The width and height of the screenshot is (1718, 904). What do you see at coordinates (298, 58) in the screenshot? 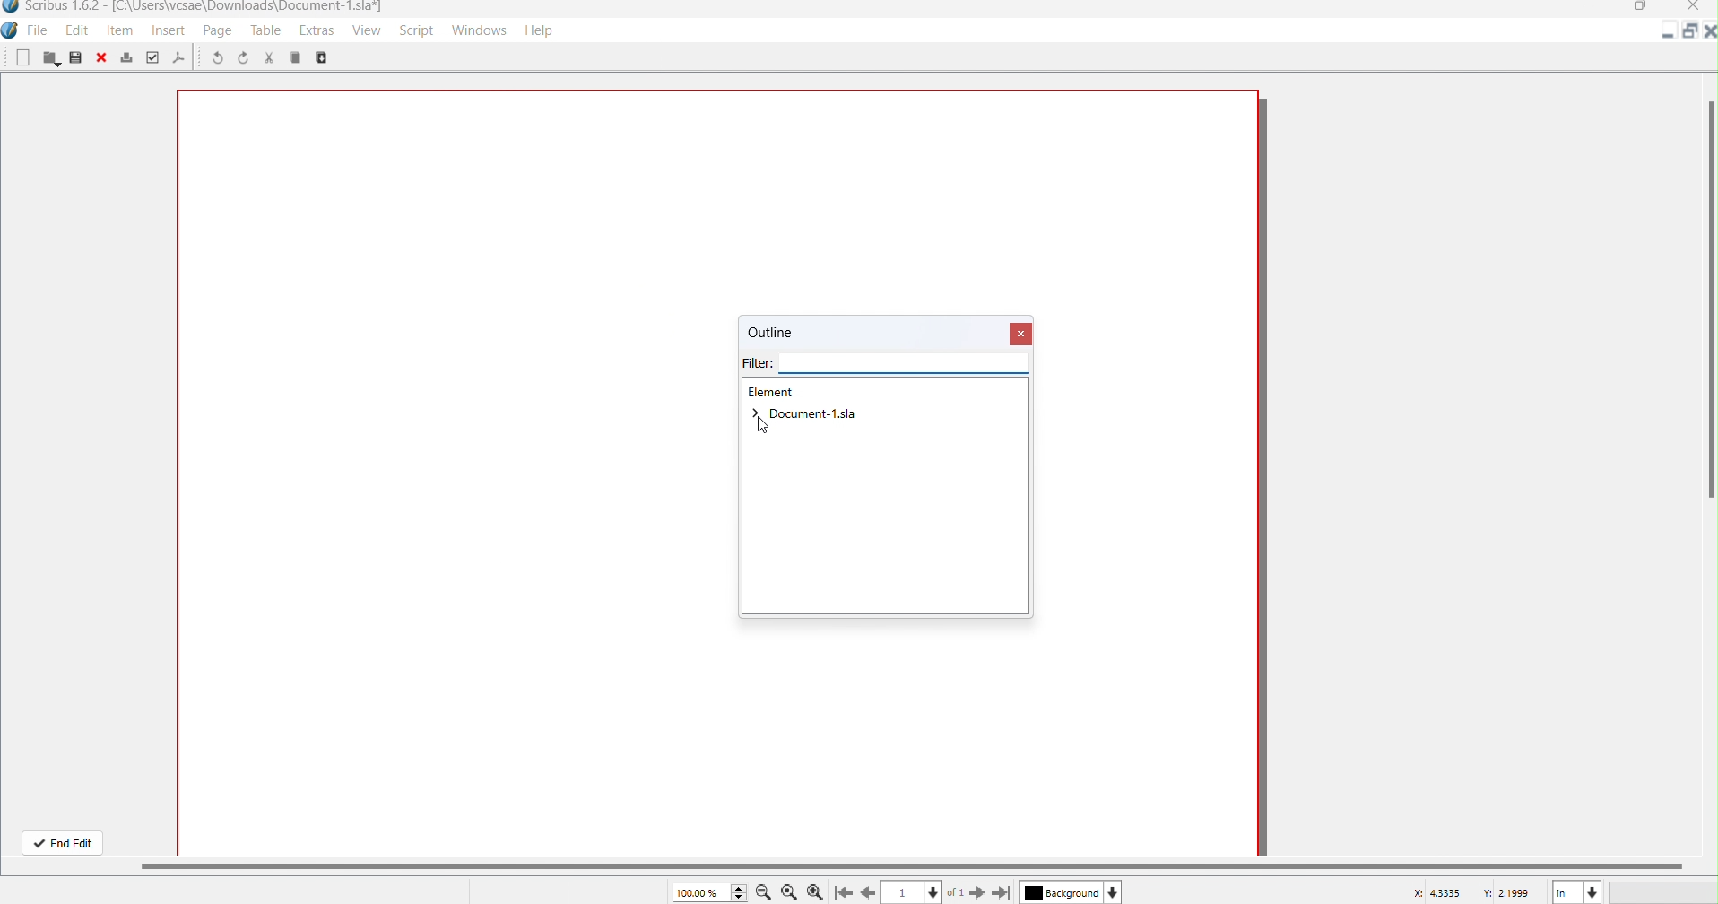
I see `` at bounding box center [298, 58].